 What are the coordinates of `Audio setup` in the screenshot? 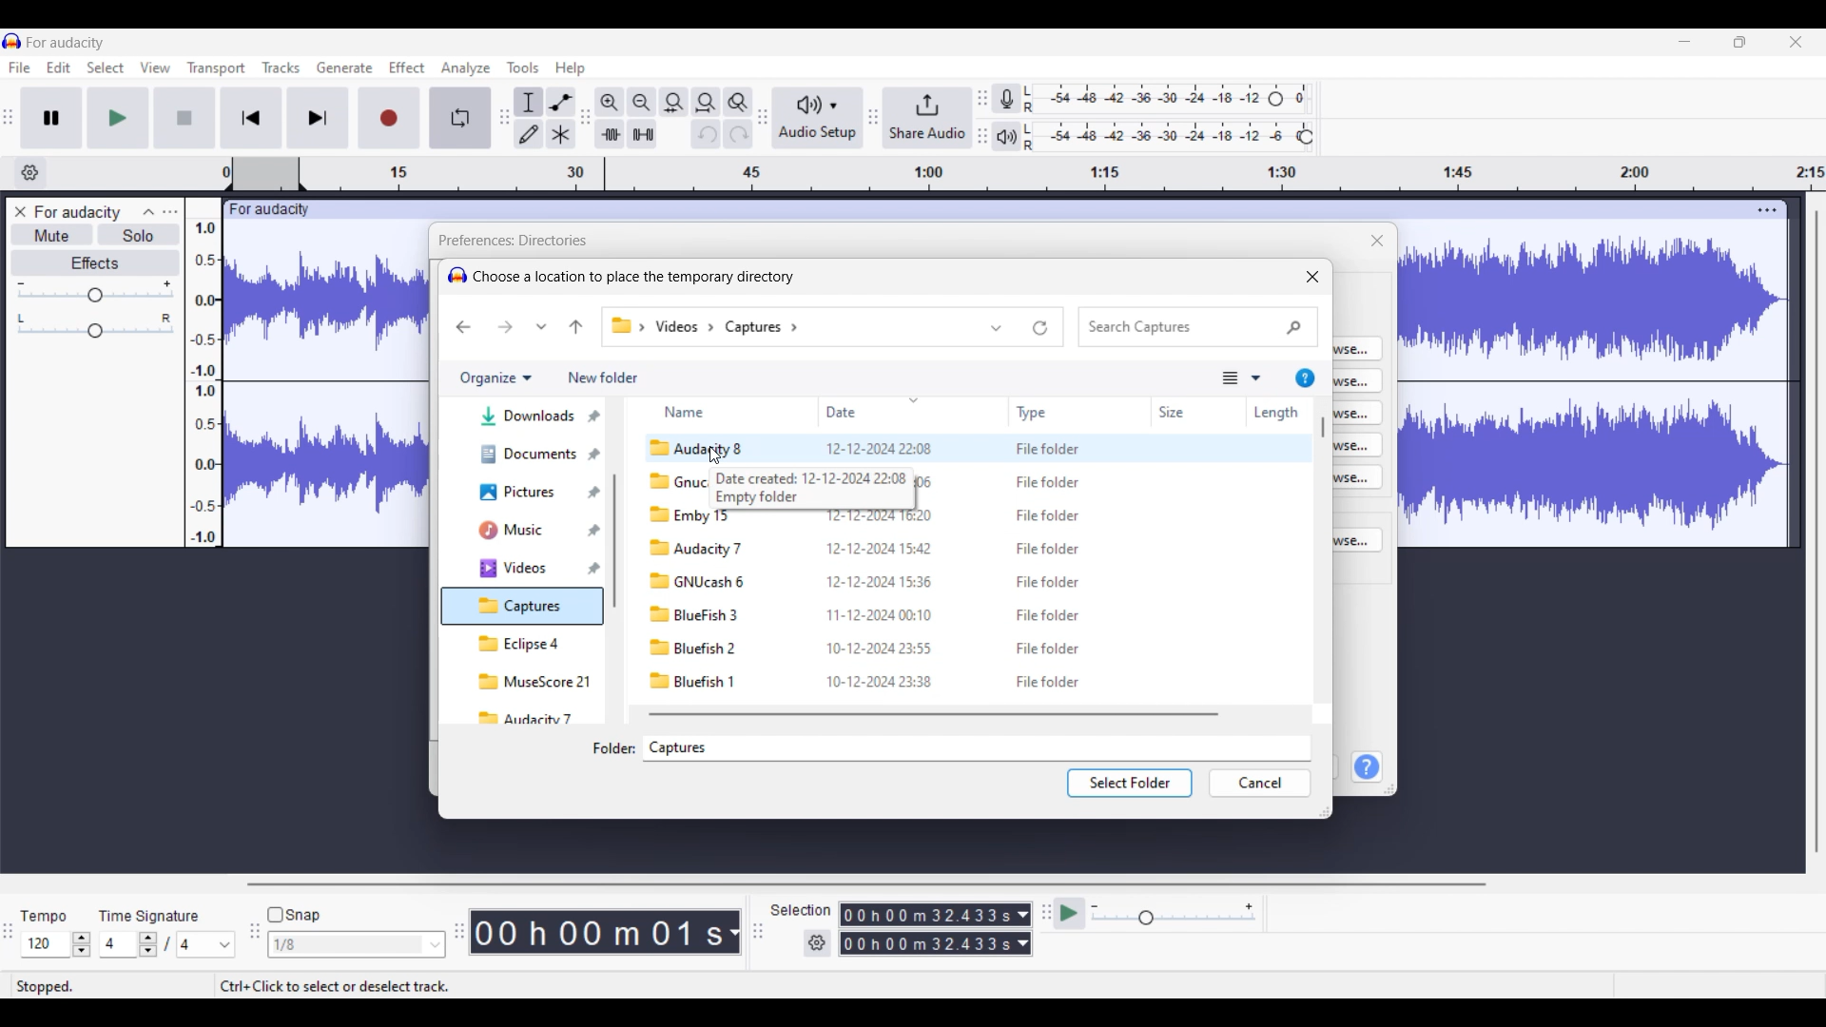 It's located at (818, 117).